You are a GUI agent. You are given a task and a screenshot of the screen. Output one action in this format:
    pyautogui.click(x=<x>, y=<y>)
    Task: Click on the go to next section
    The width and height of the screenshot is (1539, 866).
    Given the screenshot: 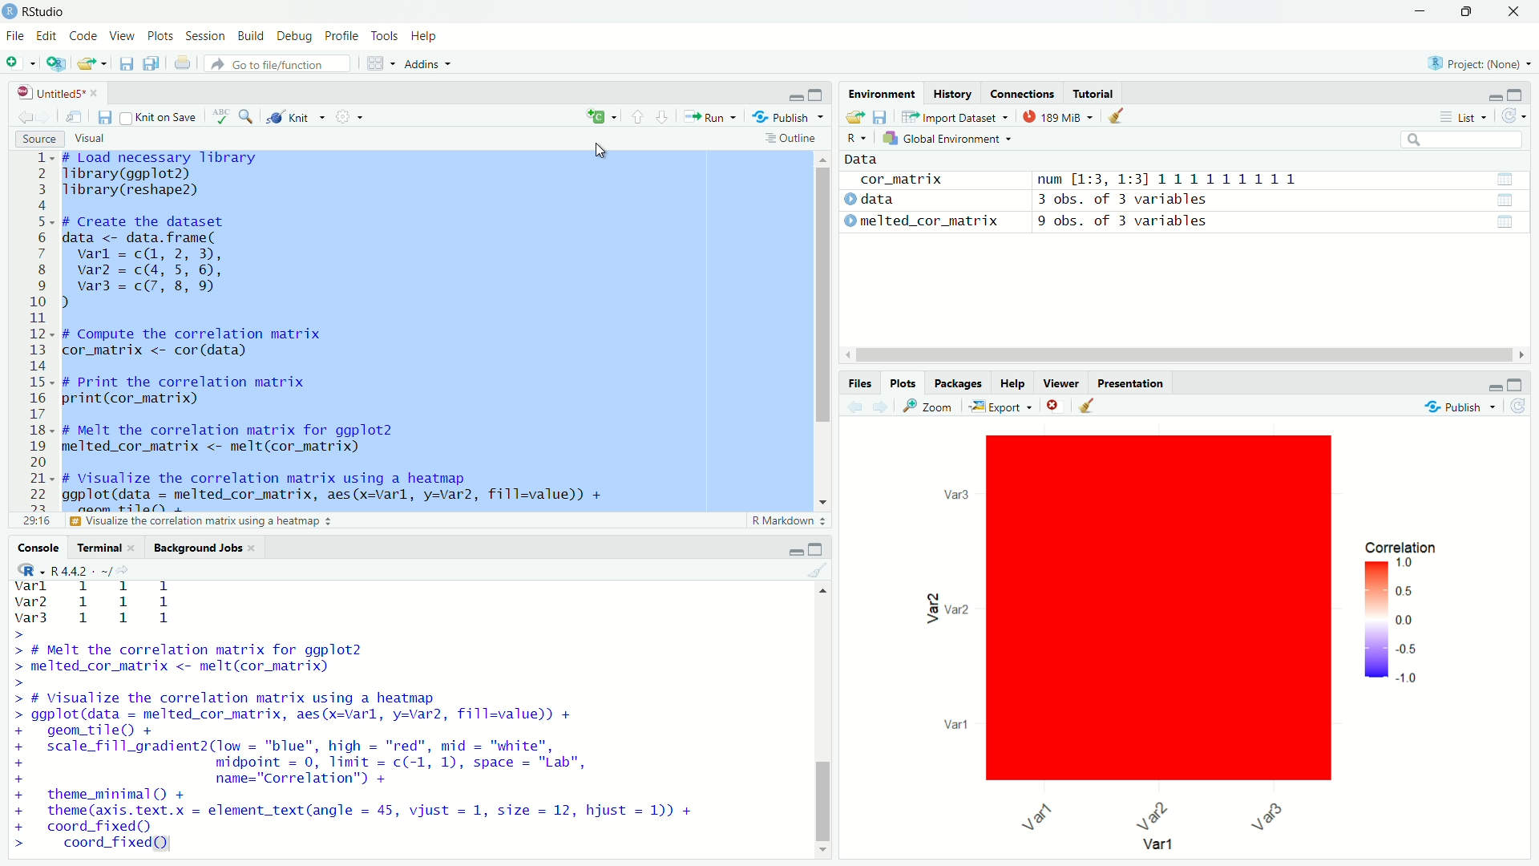 What is the action you would take?
    pyautogui.click(x=662, y=115)
    